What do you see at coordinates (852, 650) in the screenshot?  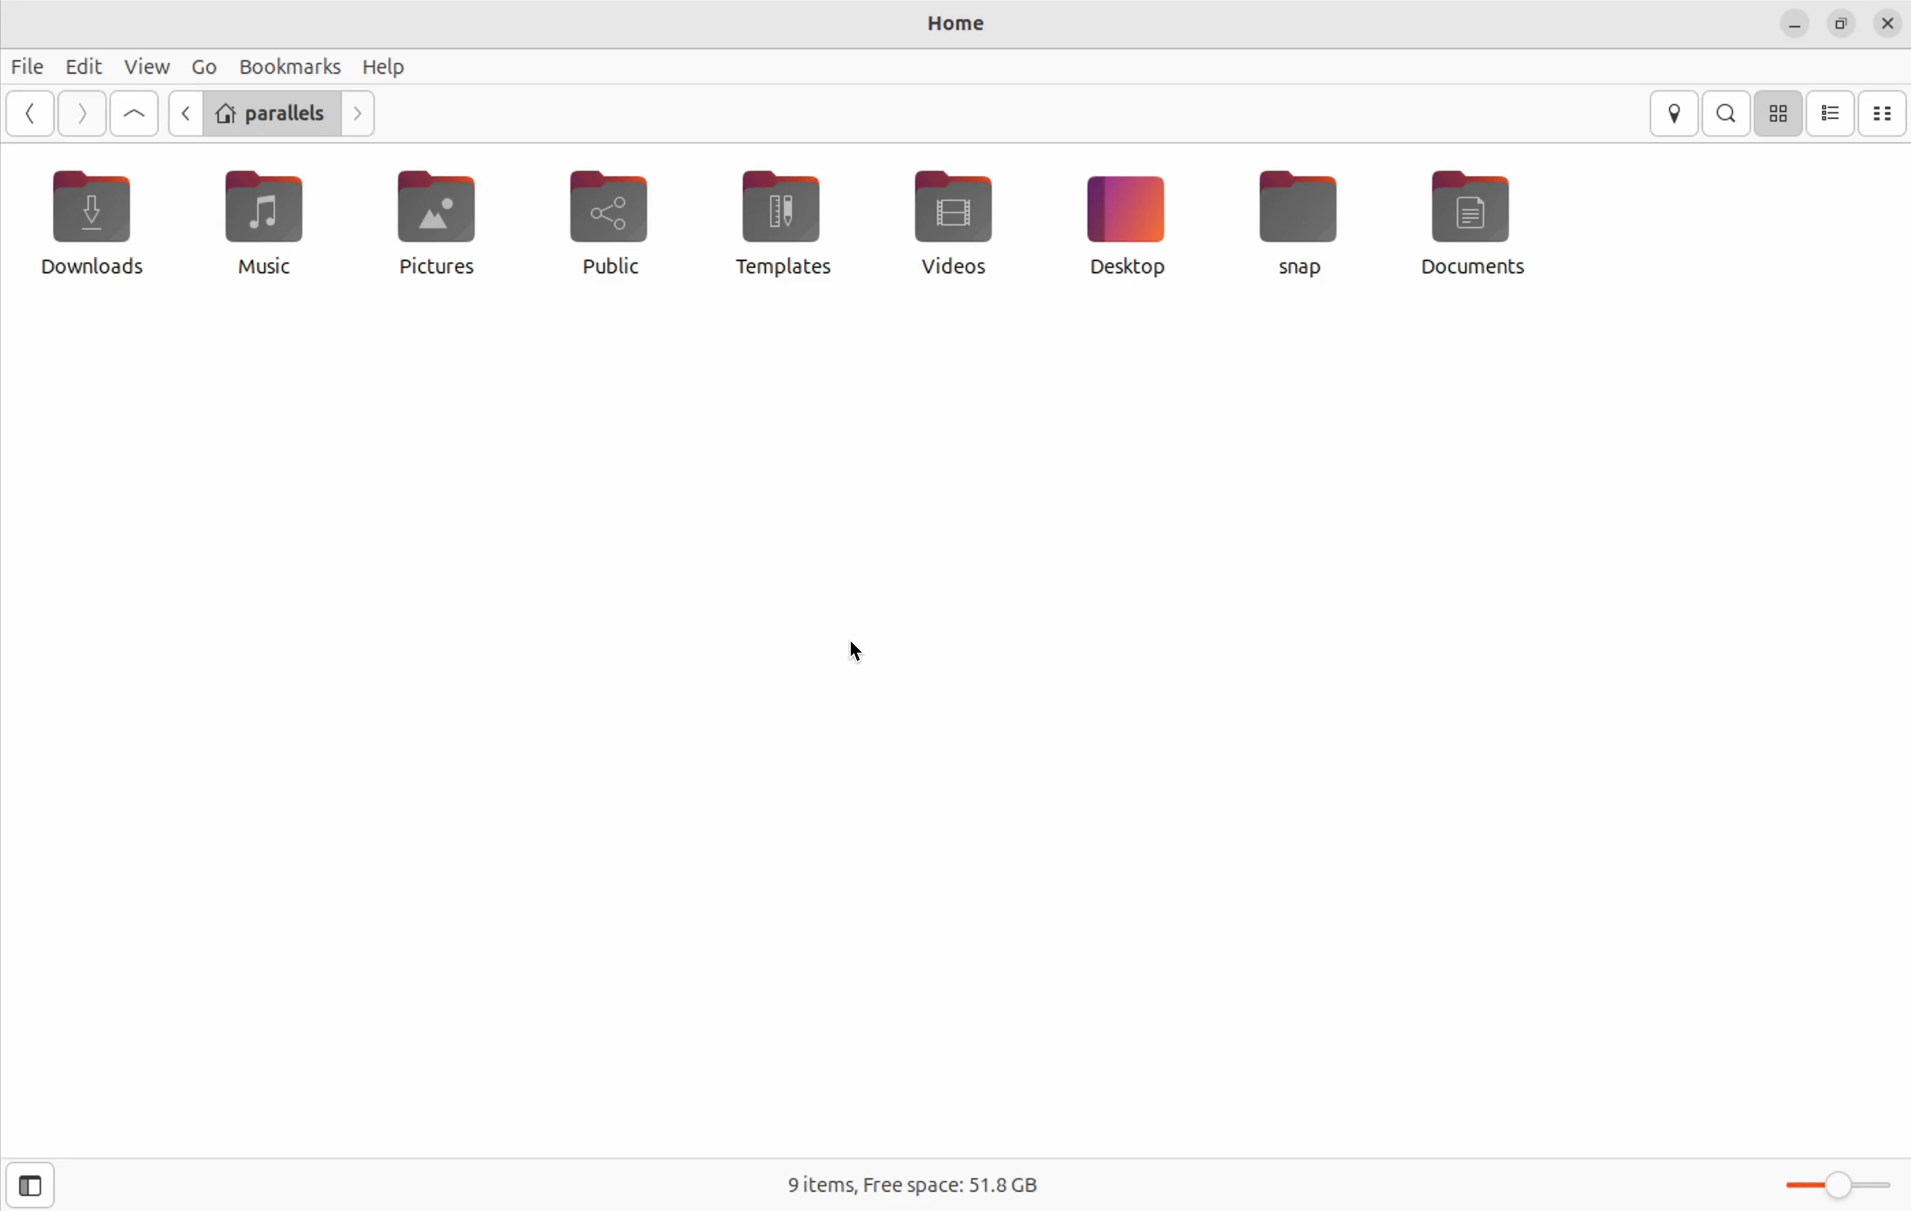 I see `cursor` at bounding box center [852, 650].